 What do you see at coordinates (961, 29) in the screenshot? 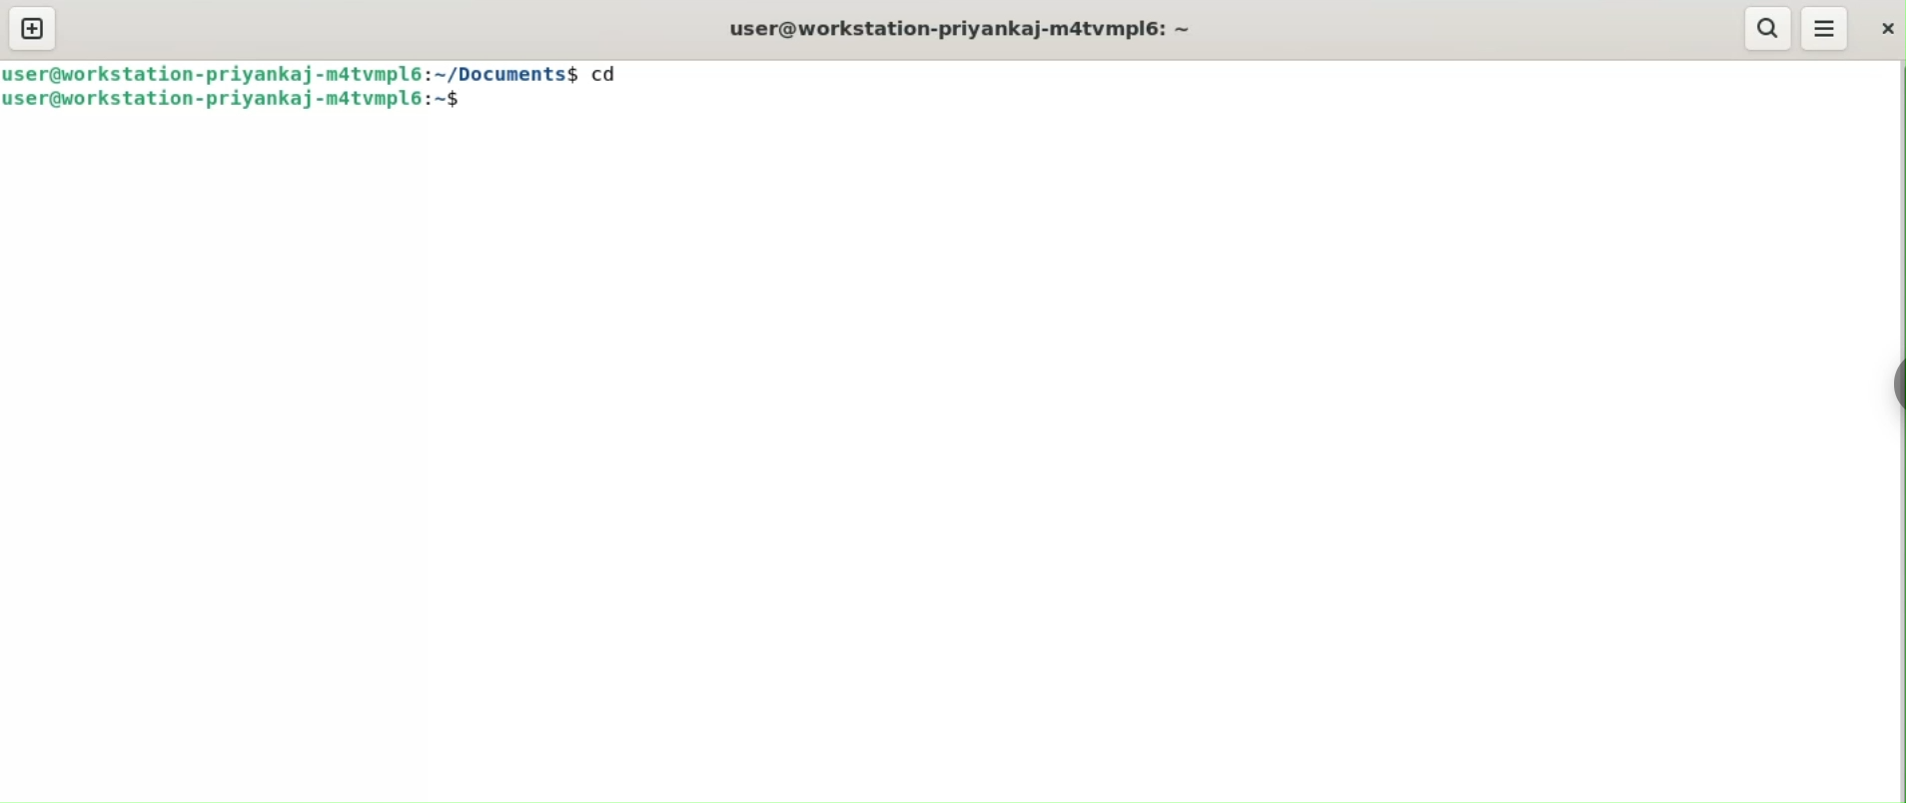
I see `user@workstation-priyankaj-m4tvmpl6: ~` at bounding box center [961, 29].